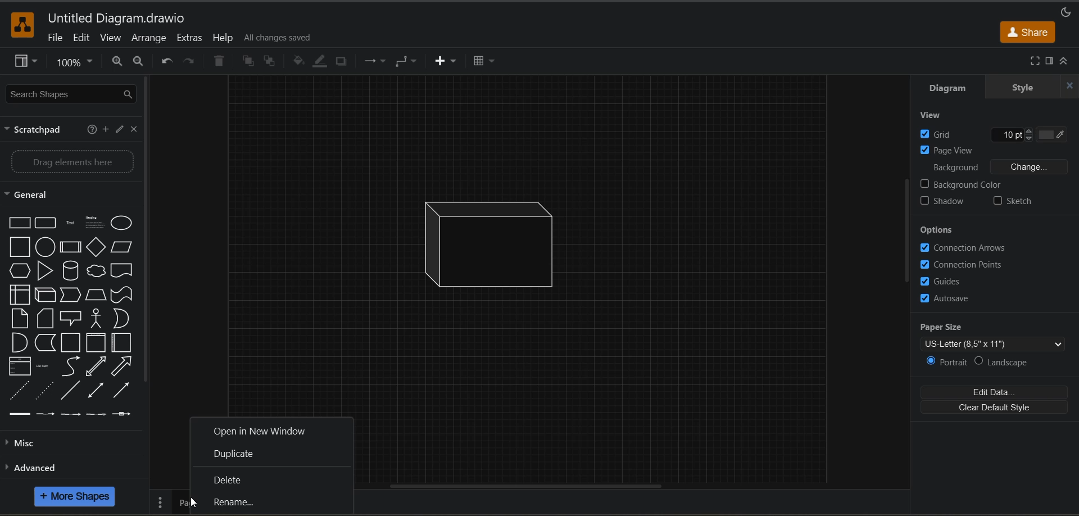 The width and height of the screenshot is (1079, 516). I want to click on all changes saved, so click(279, 37).